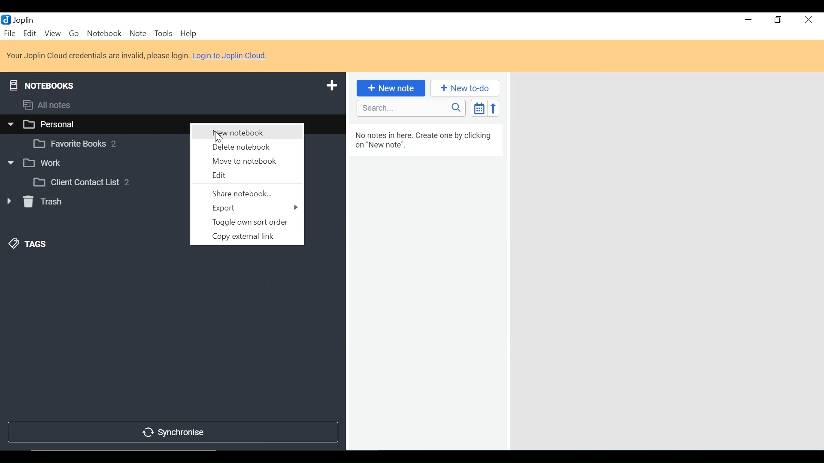 Image resolution: width=824 pixels, height=463 pixels. Describe the element at coordinates (75, 34) in the screenshot. I see `Go` at that location.